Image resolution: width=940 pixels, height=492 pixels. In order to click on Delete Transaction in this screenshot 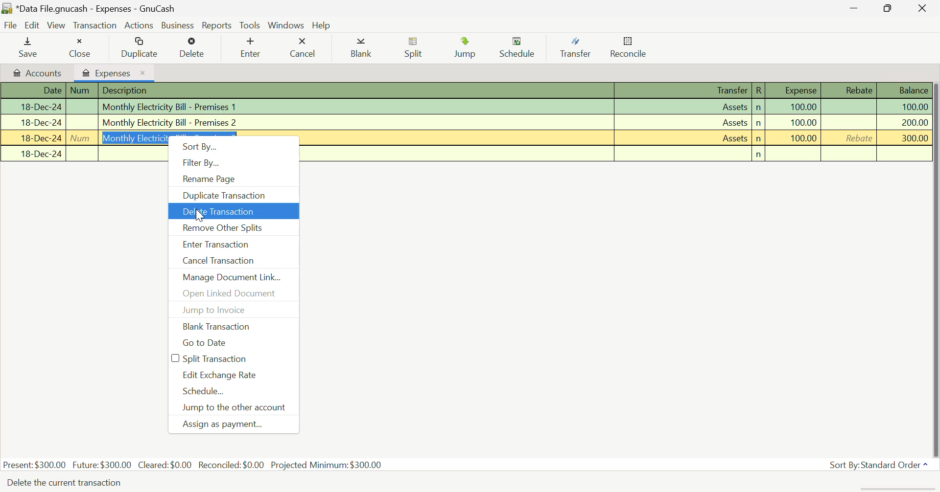, I will do `click(233, 212)`.